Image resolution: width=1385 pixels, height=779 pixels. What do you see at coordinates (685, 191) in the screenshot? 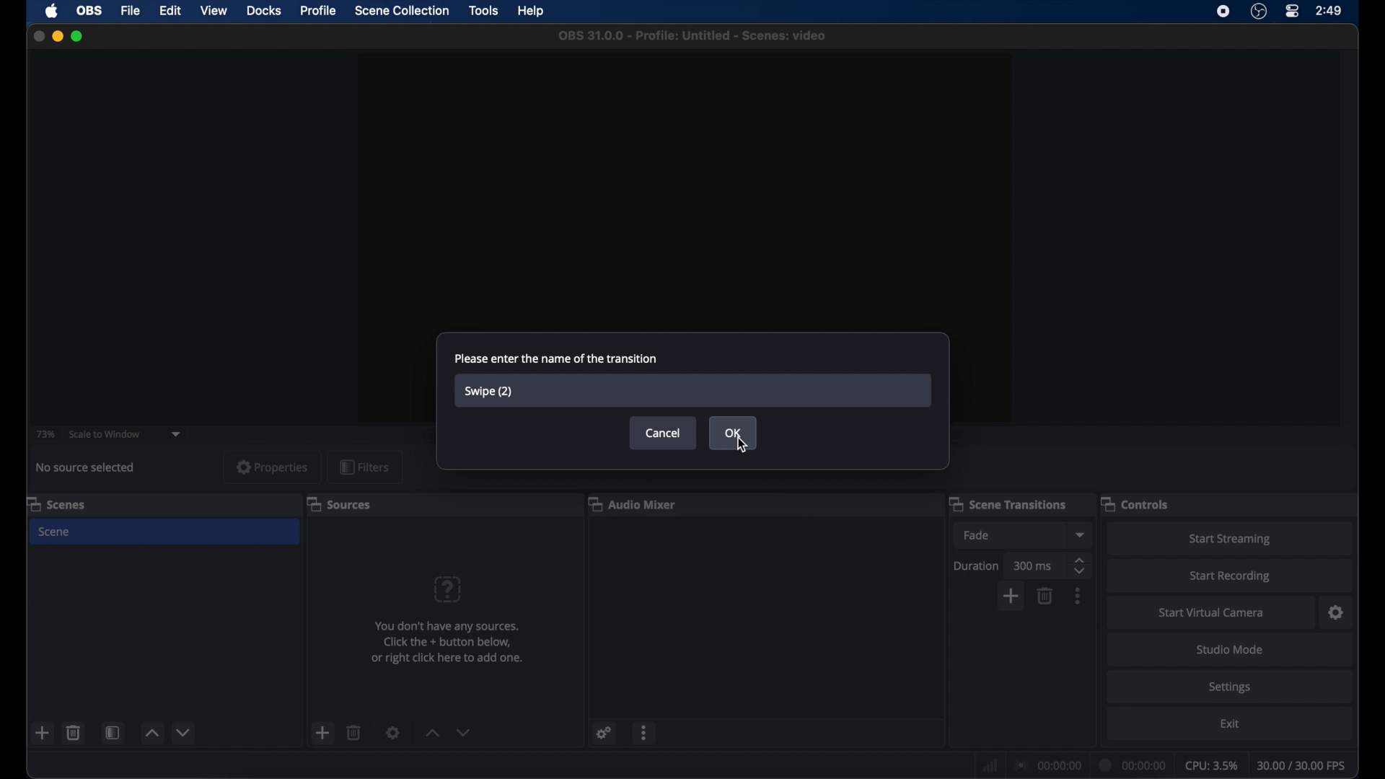
I see `preview` at bounding box center [685, 191].